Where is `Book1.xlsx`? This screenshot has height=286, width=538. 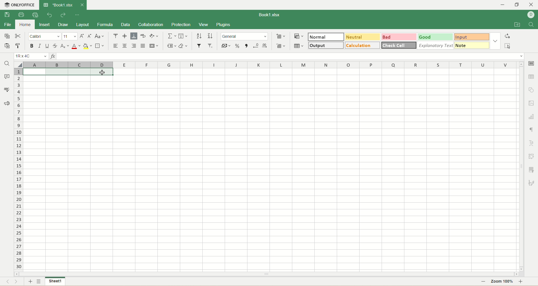 Book1.xlsx is located at coordinates (58, 5).